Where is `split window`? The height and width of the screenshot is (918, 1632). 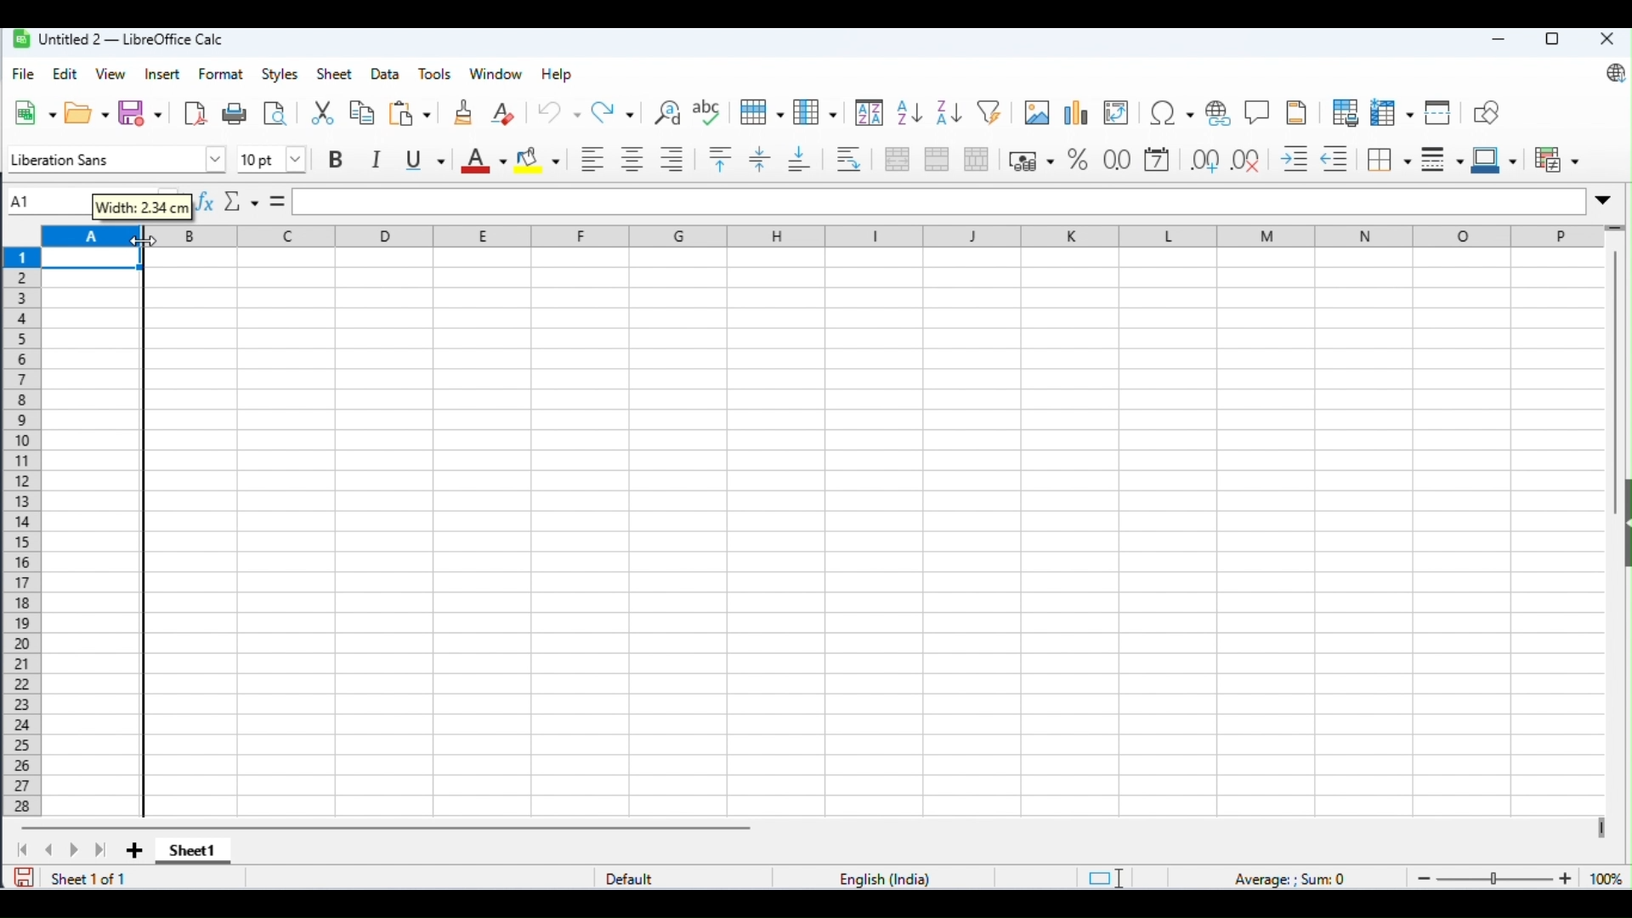
split window is located at coordinates (1440, 112).